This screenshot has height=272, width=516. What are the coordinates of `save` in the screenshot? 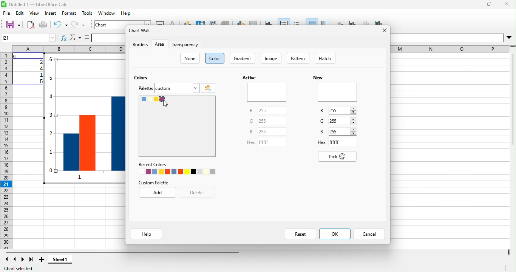 It's located at (13, 25).